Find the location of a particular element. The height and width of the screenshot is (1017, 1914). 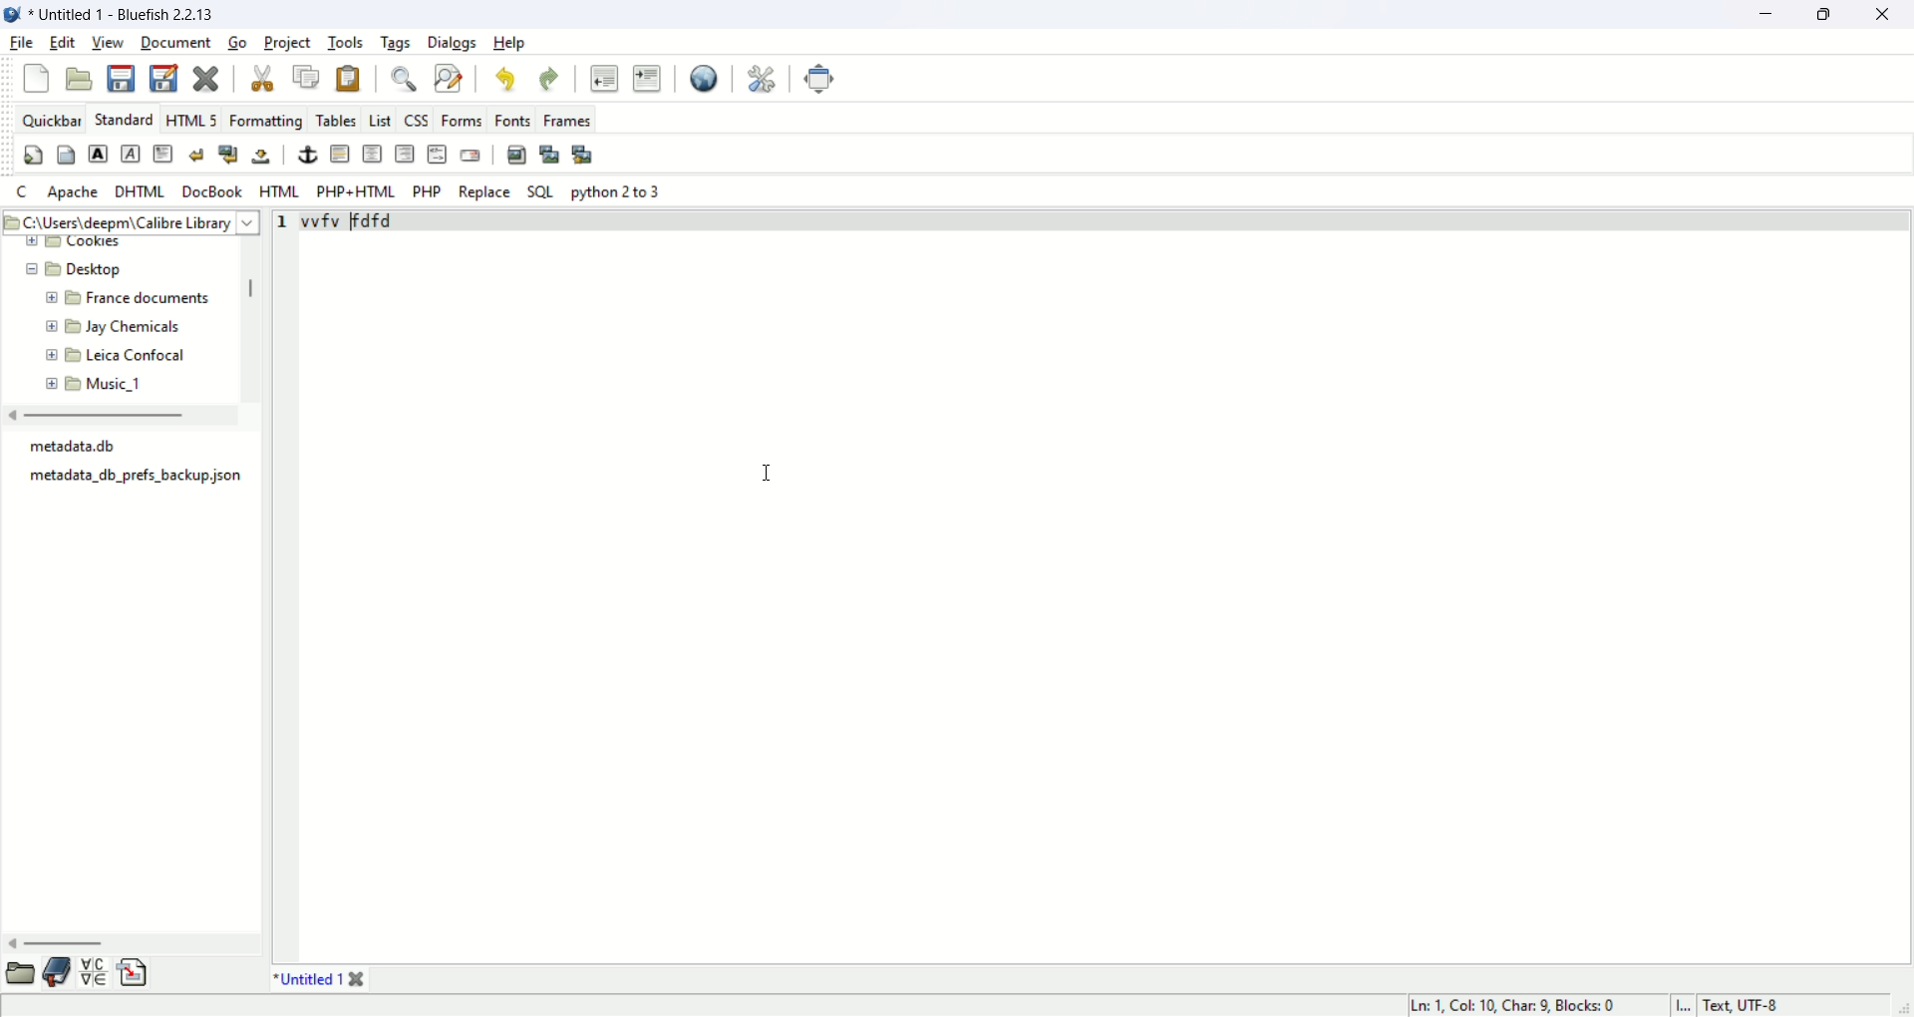

folder name is located at coordinates (128, 354).